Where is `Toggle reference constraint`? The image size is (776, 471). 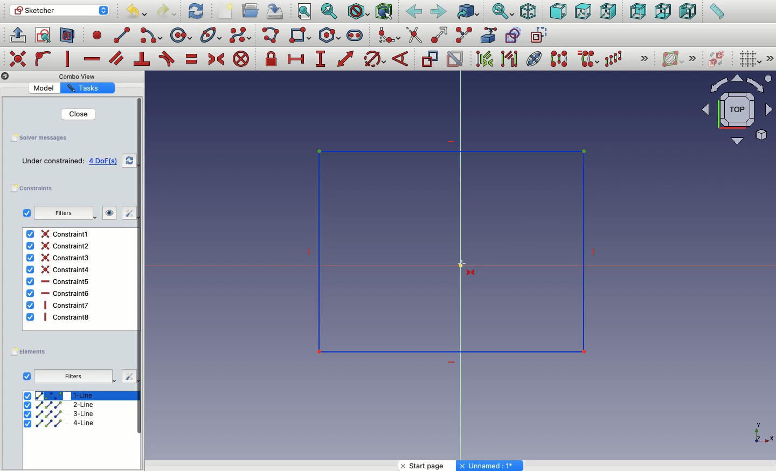
Toggle reference constraint is located at coordinates (429, 58).